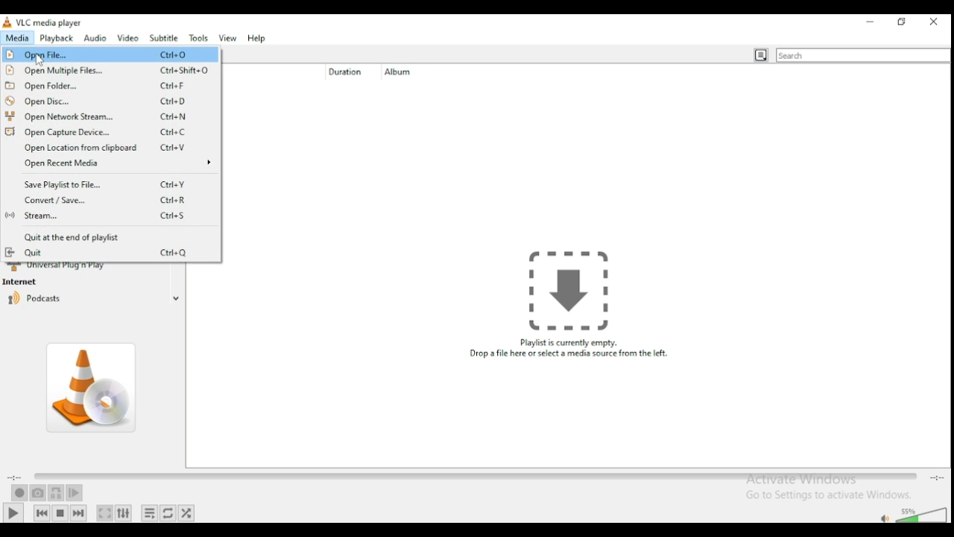 This screenshot has height=537, width=954. Describe the element at coordinates (75, 492) in the screenshot. I see `frame by frame` at that location.